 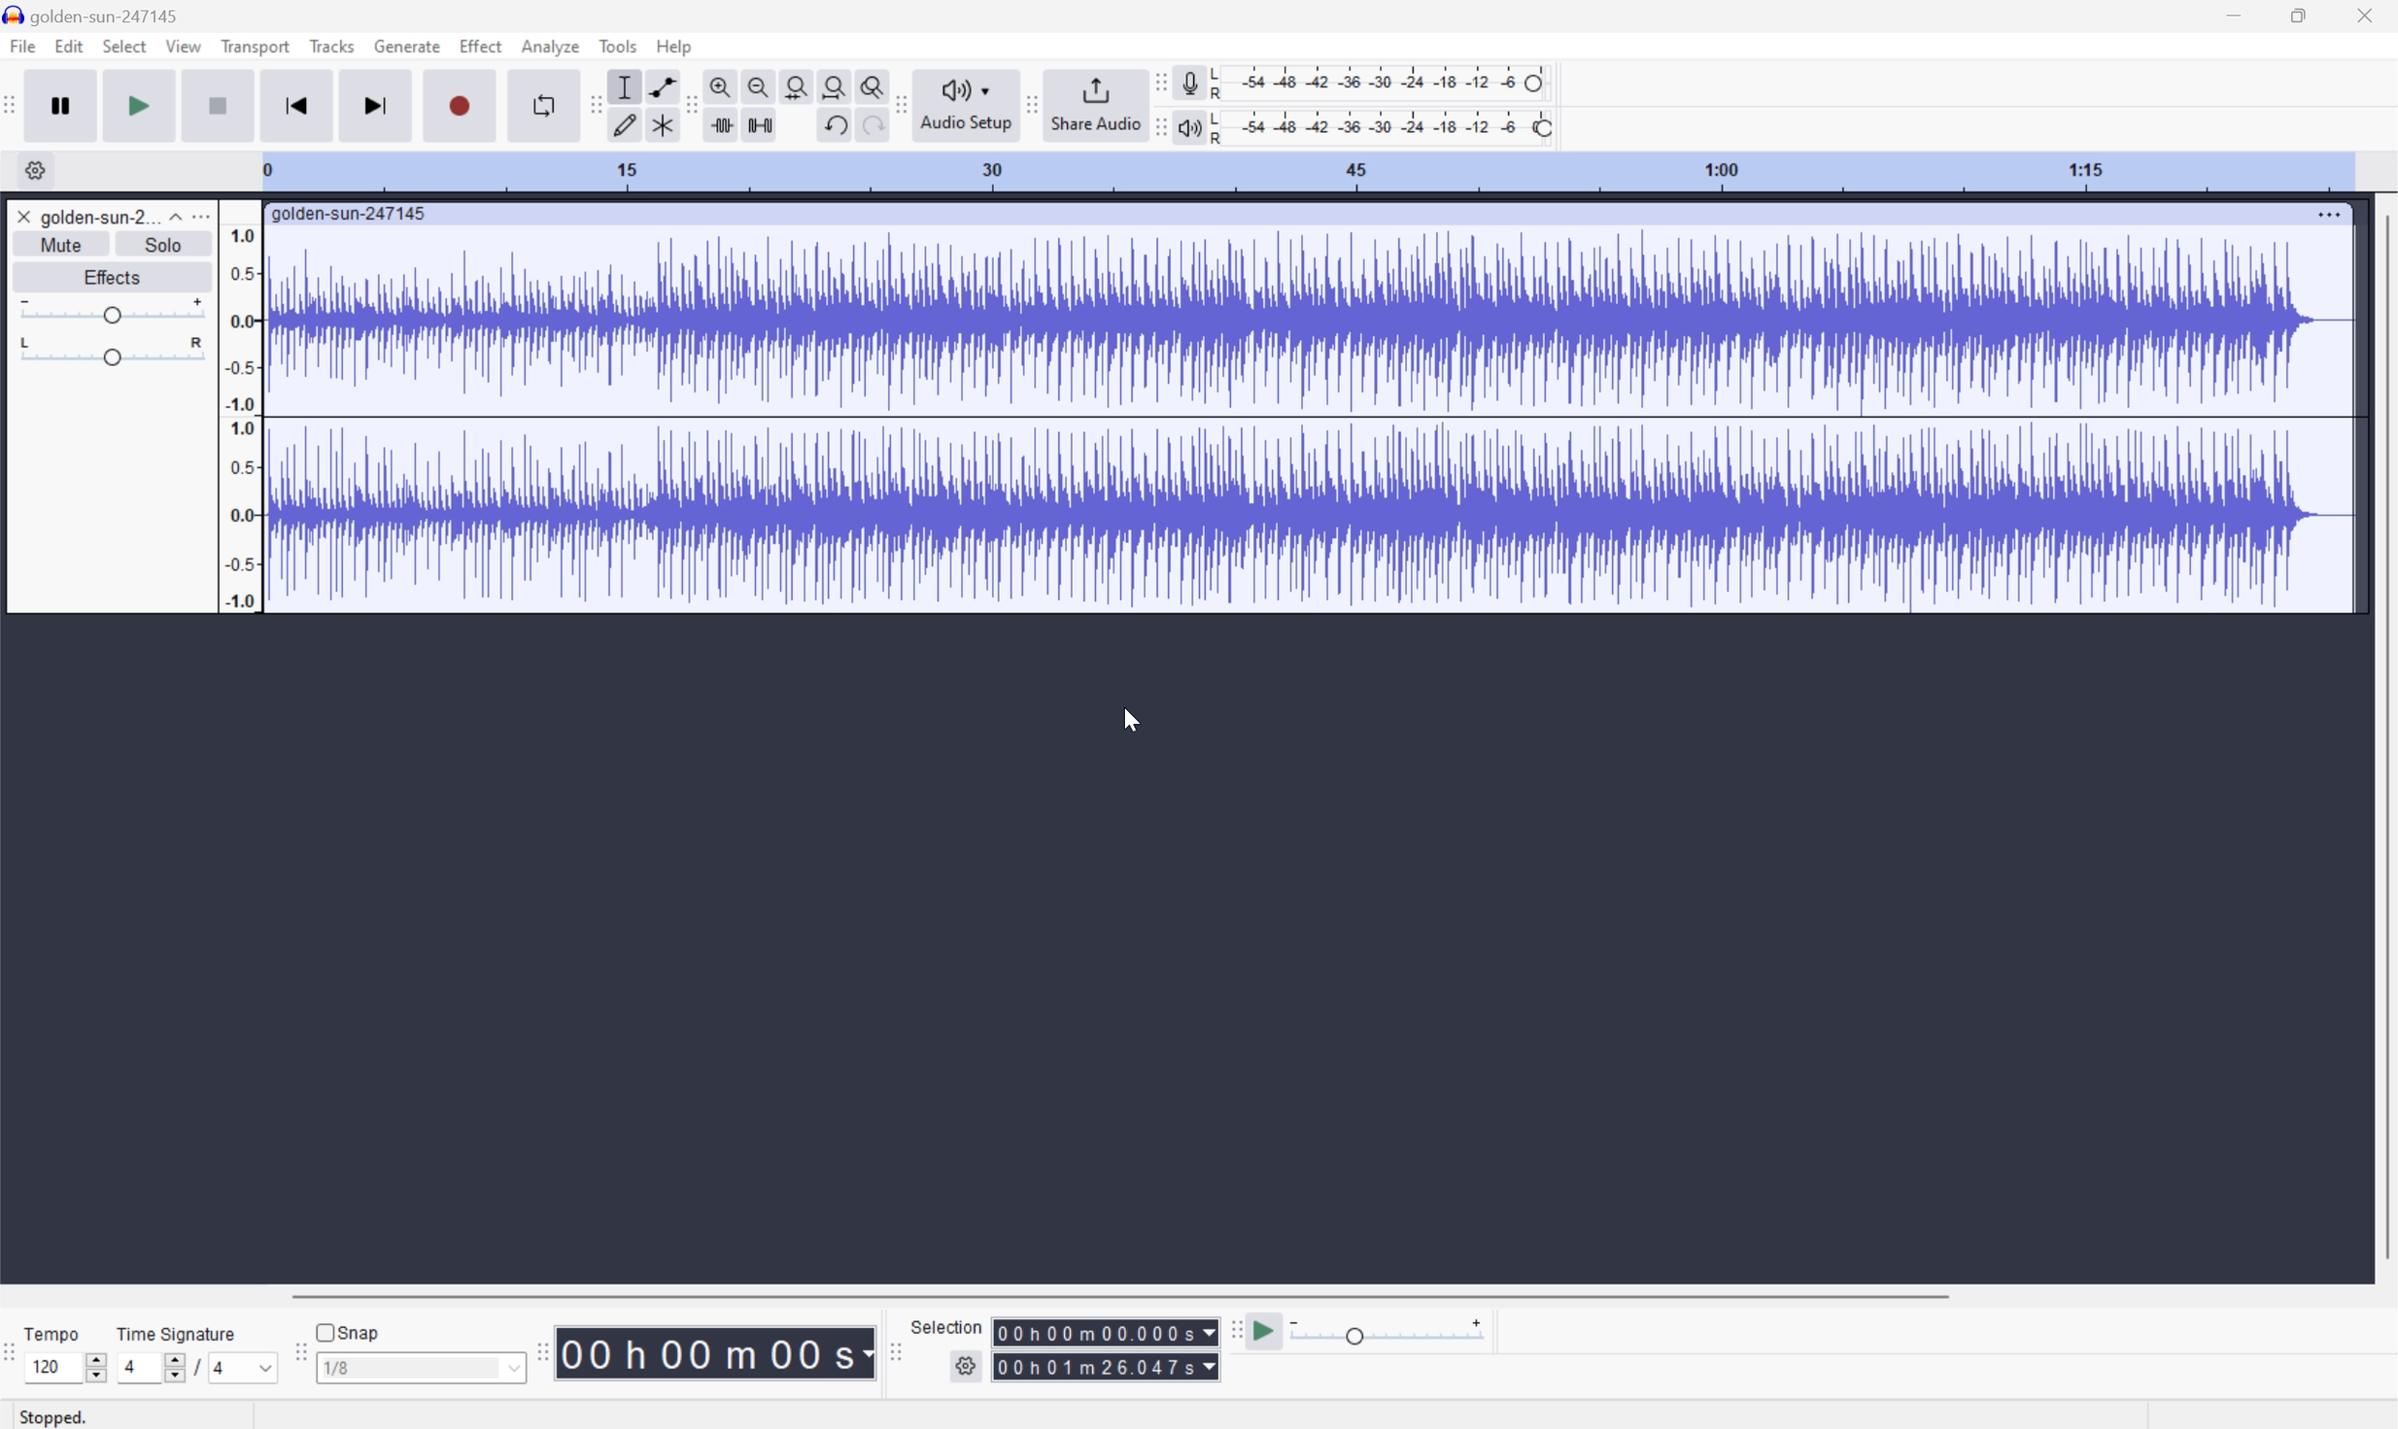 I want to click on Audacity Time Signature Toolbar, so click(x=15, y=1357).